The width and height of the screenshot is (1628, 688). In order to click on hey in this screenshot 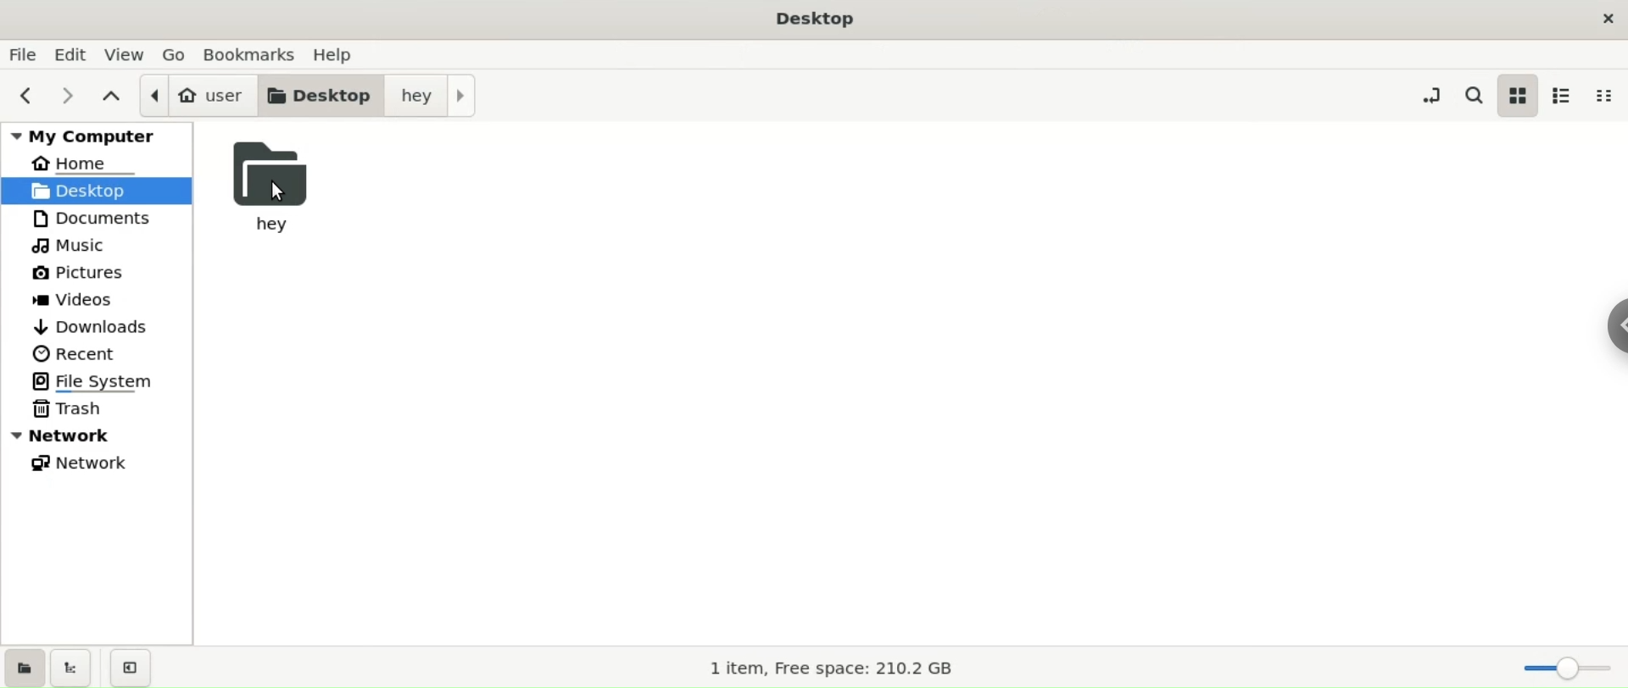, I will do `click(431, 96)`.